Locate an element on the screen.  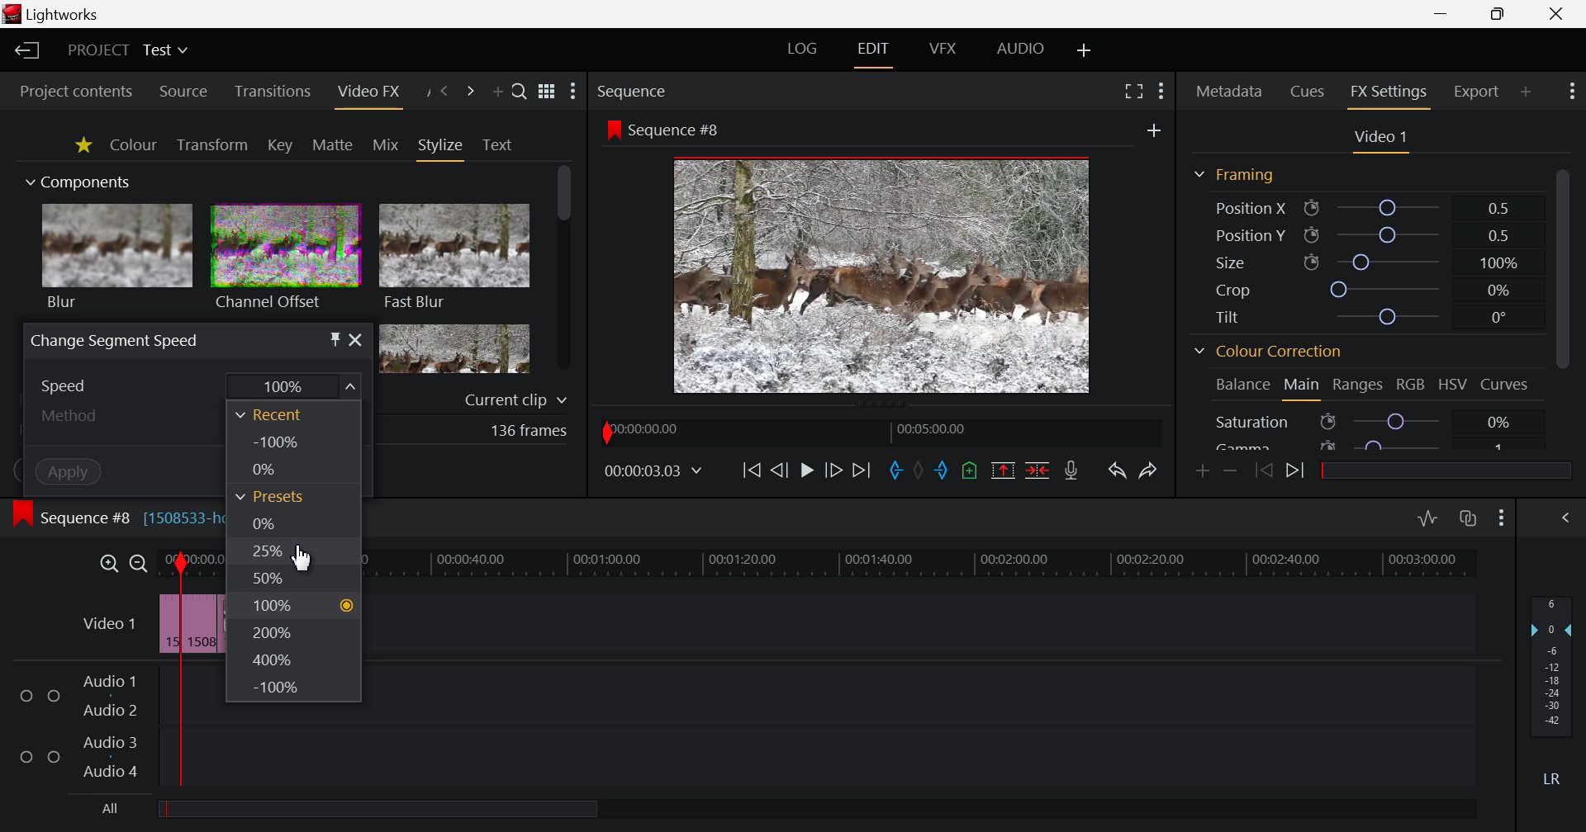
Scroll Bar is located at coordinates (1563, 305).